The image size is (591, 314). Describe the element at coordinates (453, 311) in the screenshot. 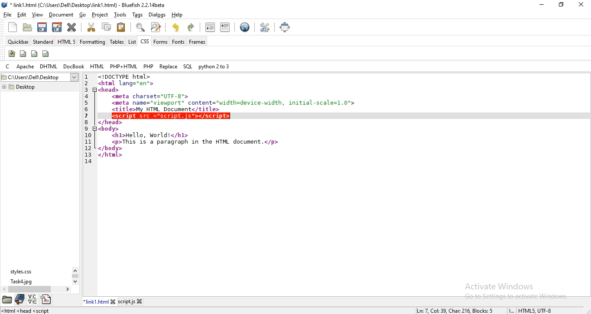

I see `line, column, character, block numbers` at that location.